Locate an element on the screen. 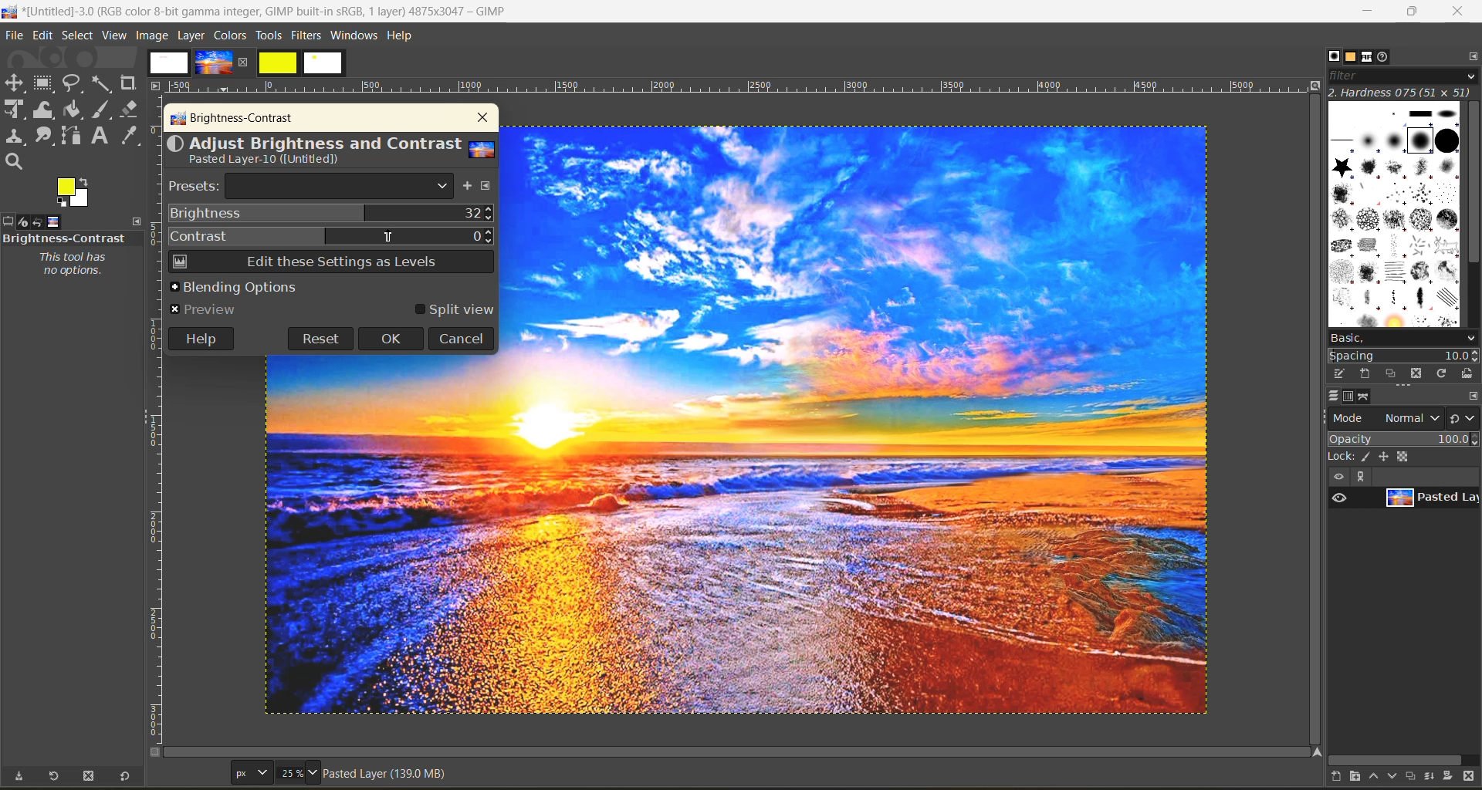  create a new layer group is located at coordinates (1362, 778).